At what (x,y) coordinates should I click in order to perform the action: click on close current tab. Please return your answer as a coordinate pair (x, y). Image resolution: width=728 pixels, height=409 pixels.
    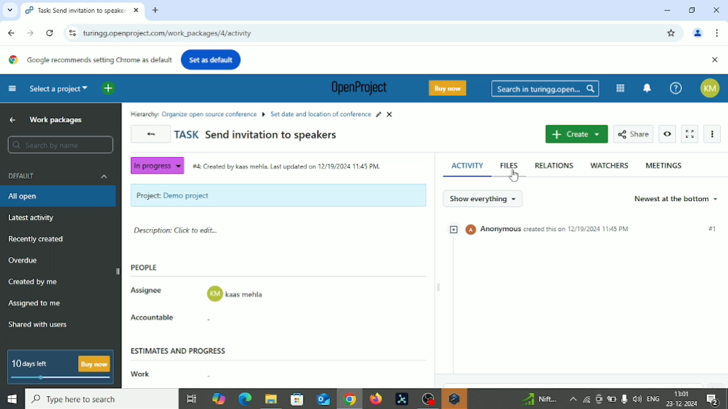
    Looking at the image, I should click on (135, 11).